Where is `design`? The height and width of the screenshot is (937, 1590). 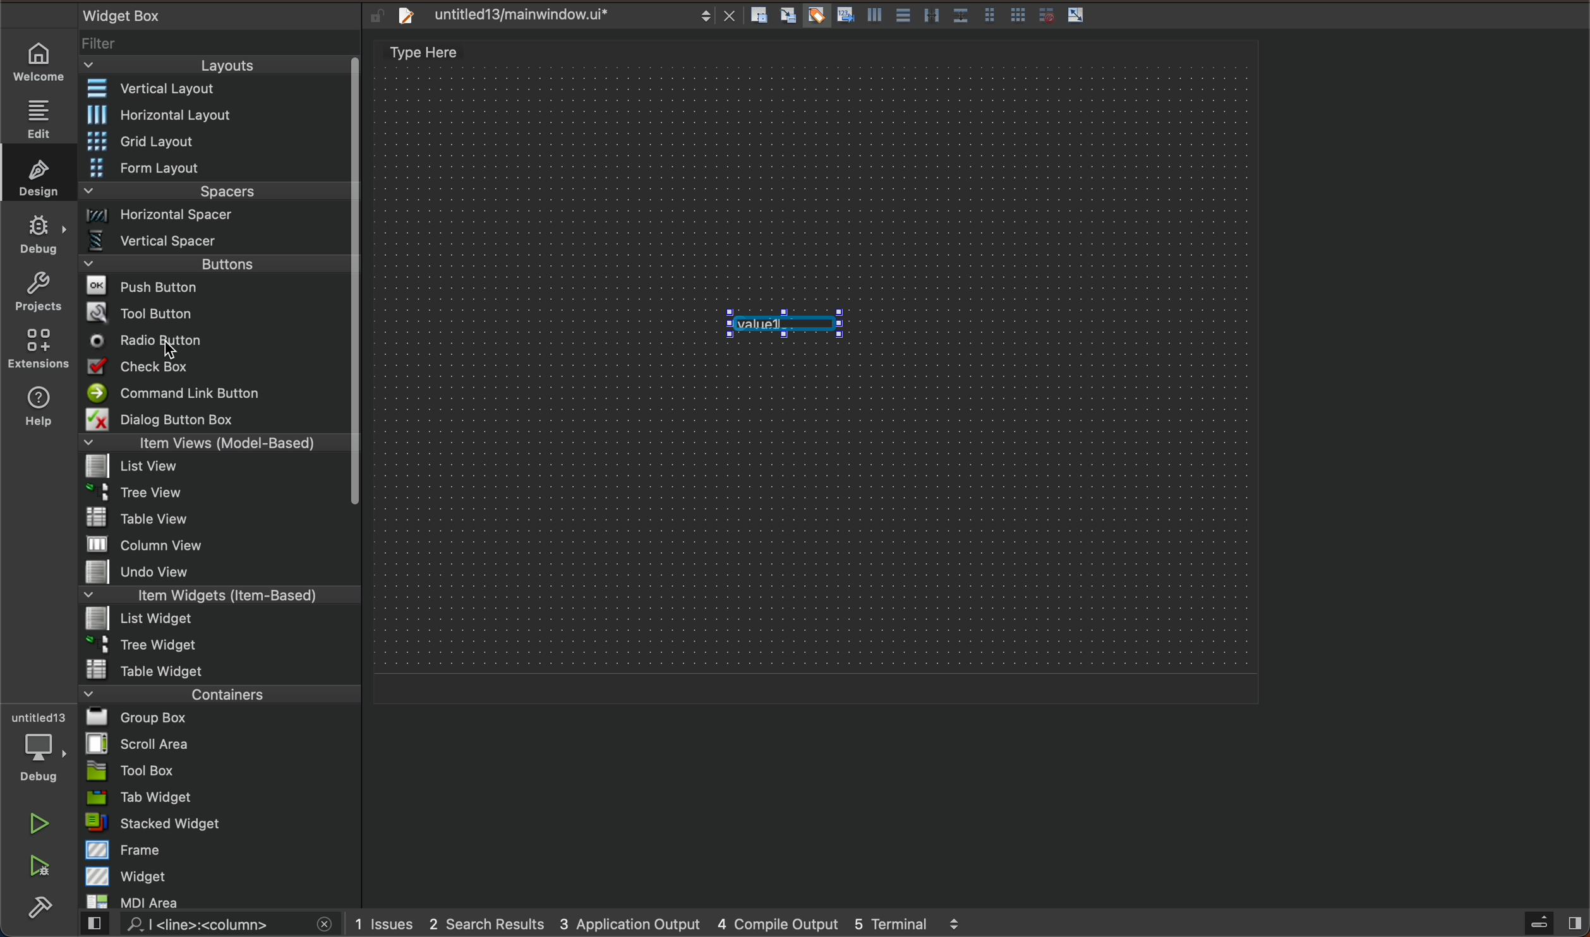 design is located at coordinates (35, 173).